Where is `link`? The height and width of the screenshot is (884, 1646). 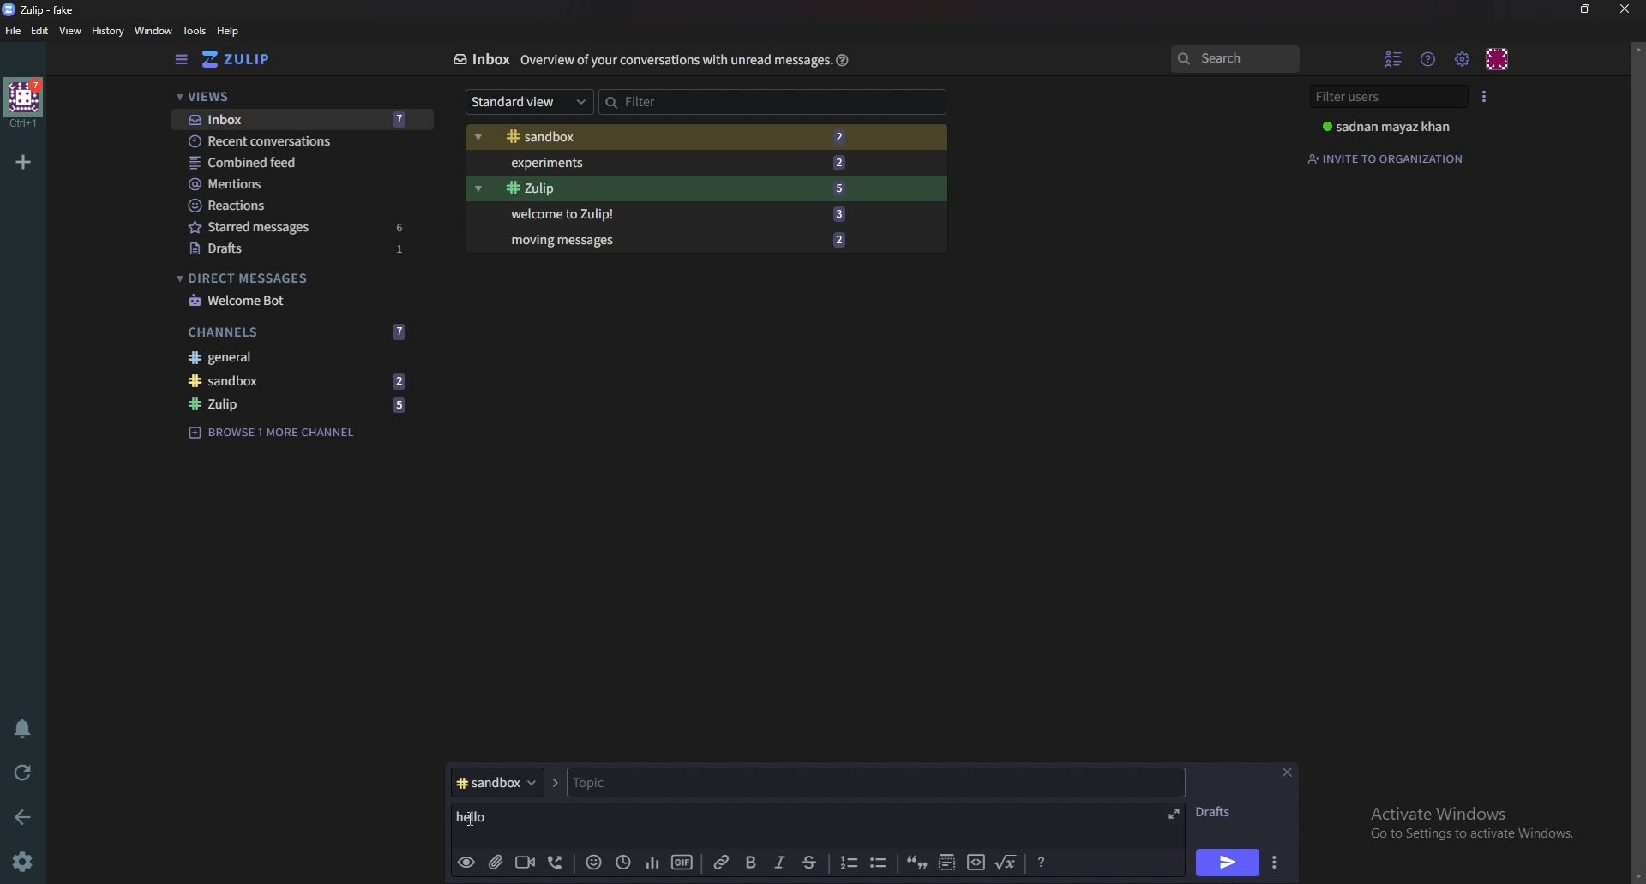
link is located at coordinates (722, 863).